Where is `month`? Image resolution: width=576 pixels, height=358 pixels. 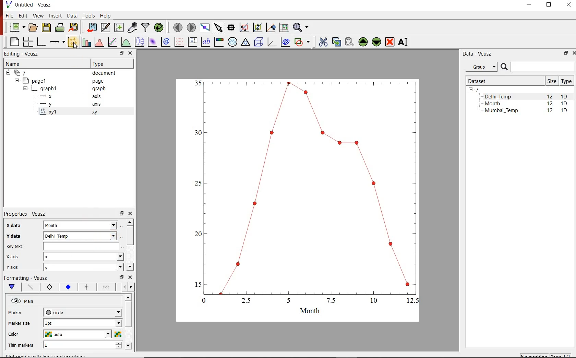
month is located at coordinates (83, 225).